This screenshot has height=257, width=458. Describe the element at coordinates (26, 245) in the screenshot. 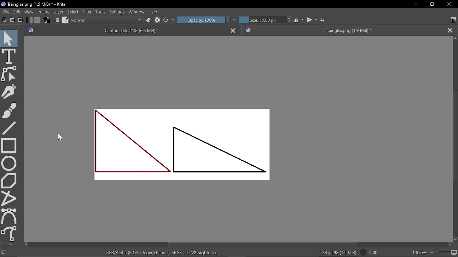

I see `Move left` at that location.